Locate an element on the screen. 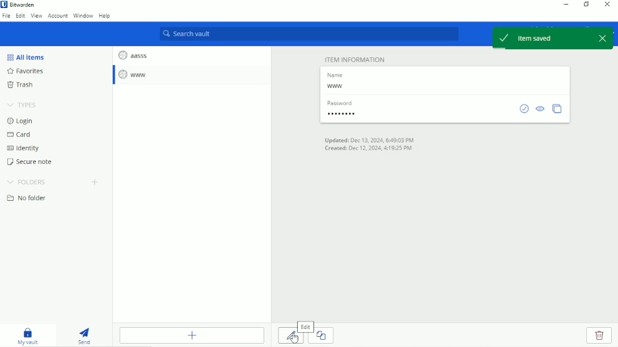 The image size is (618, 347). Secure note is located at coordinates (32, 162).